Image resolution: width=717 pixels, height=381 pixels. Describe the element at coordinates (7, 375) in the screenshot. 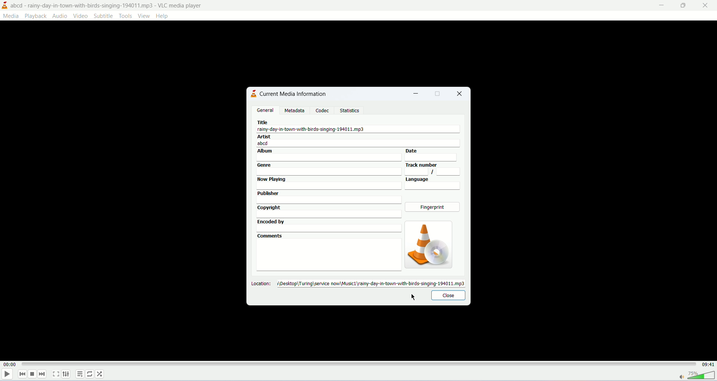

I see `play/pause` at that location.